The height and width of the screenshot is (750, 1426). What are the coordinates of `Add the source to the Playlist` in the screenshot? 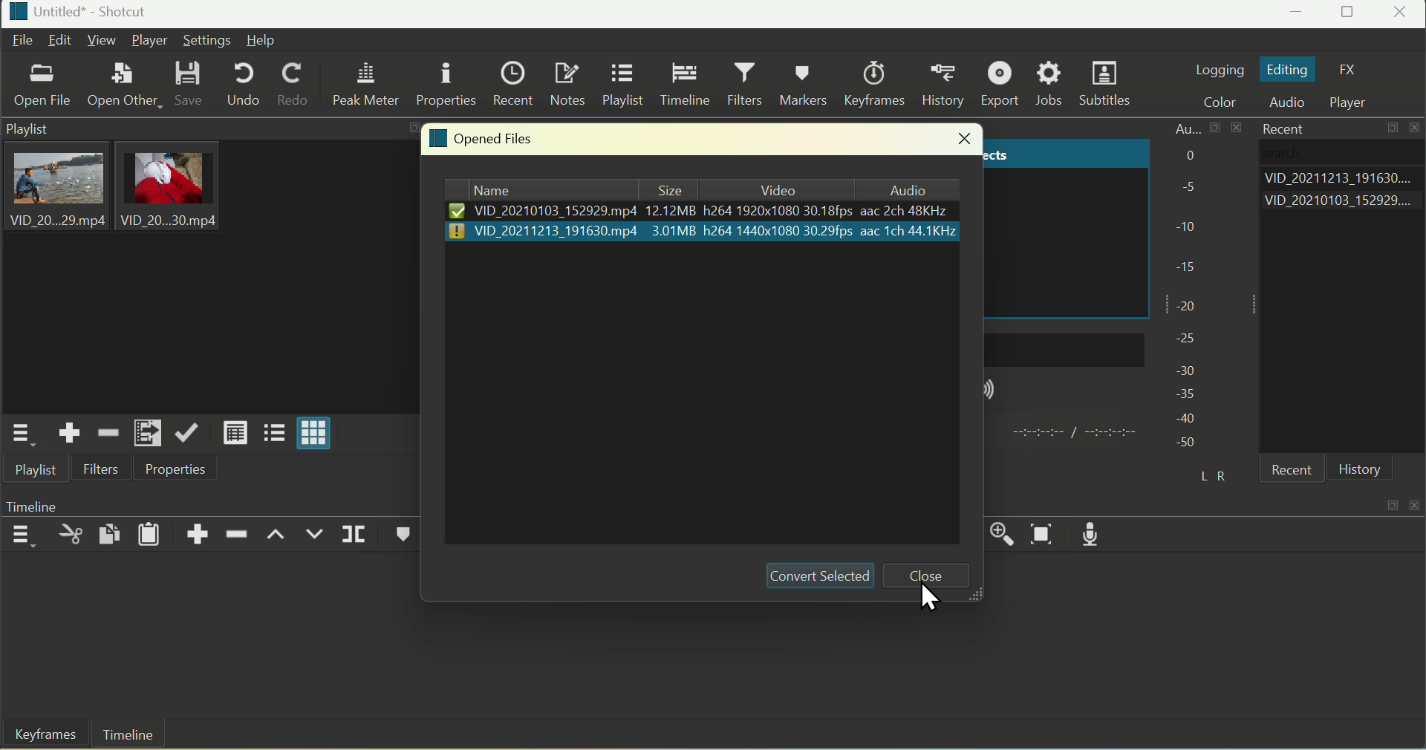 It's located at (70, 433).